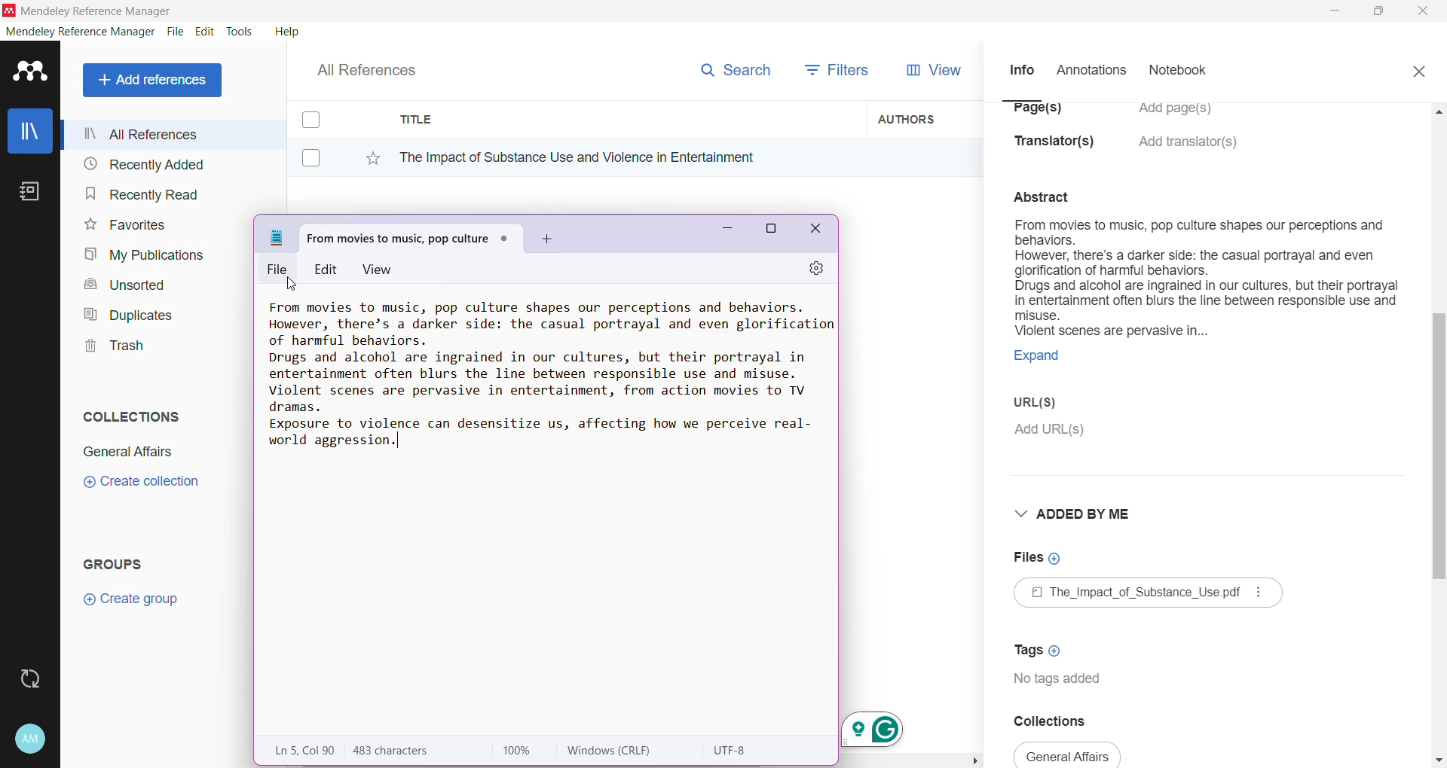 The height and width of the screenshot is (768, 1447). Describe the element at coordinates (122, 284) in the screenshot. I see `Unsorted` at that location.